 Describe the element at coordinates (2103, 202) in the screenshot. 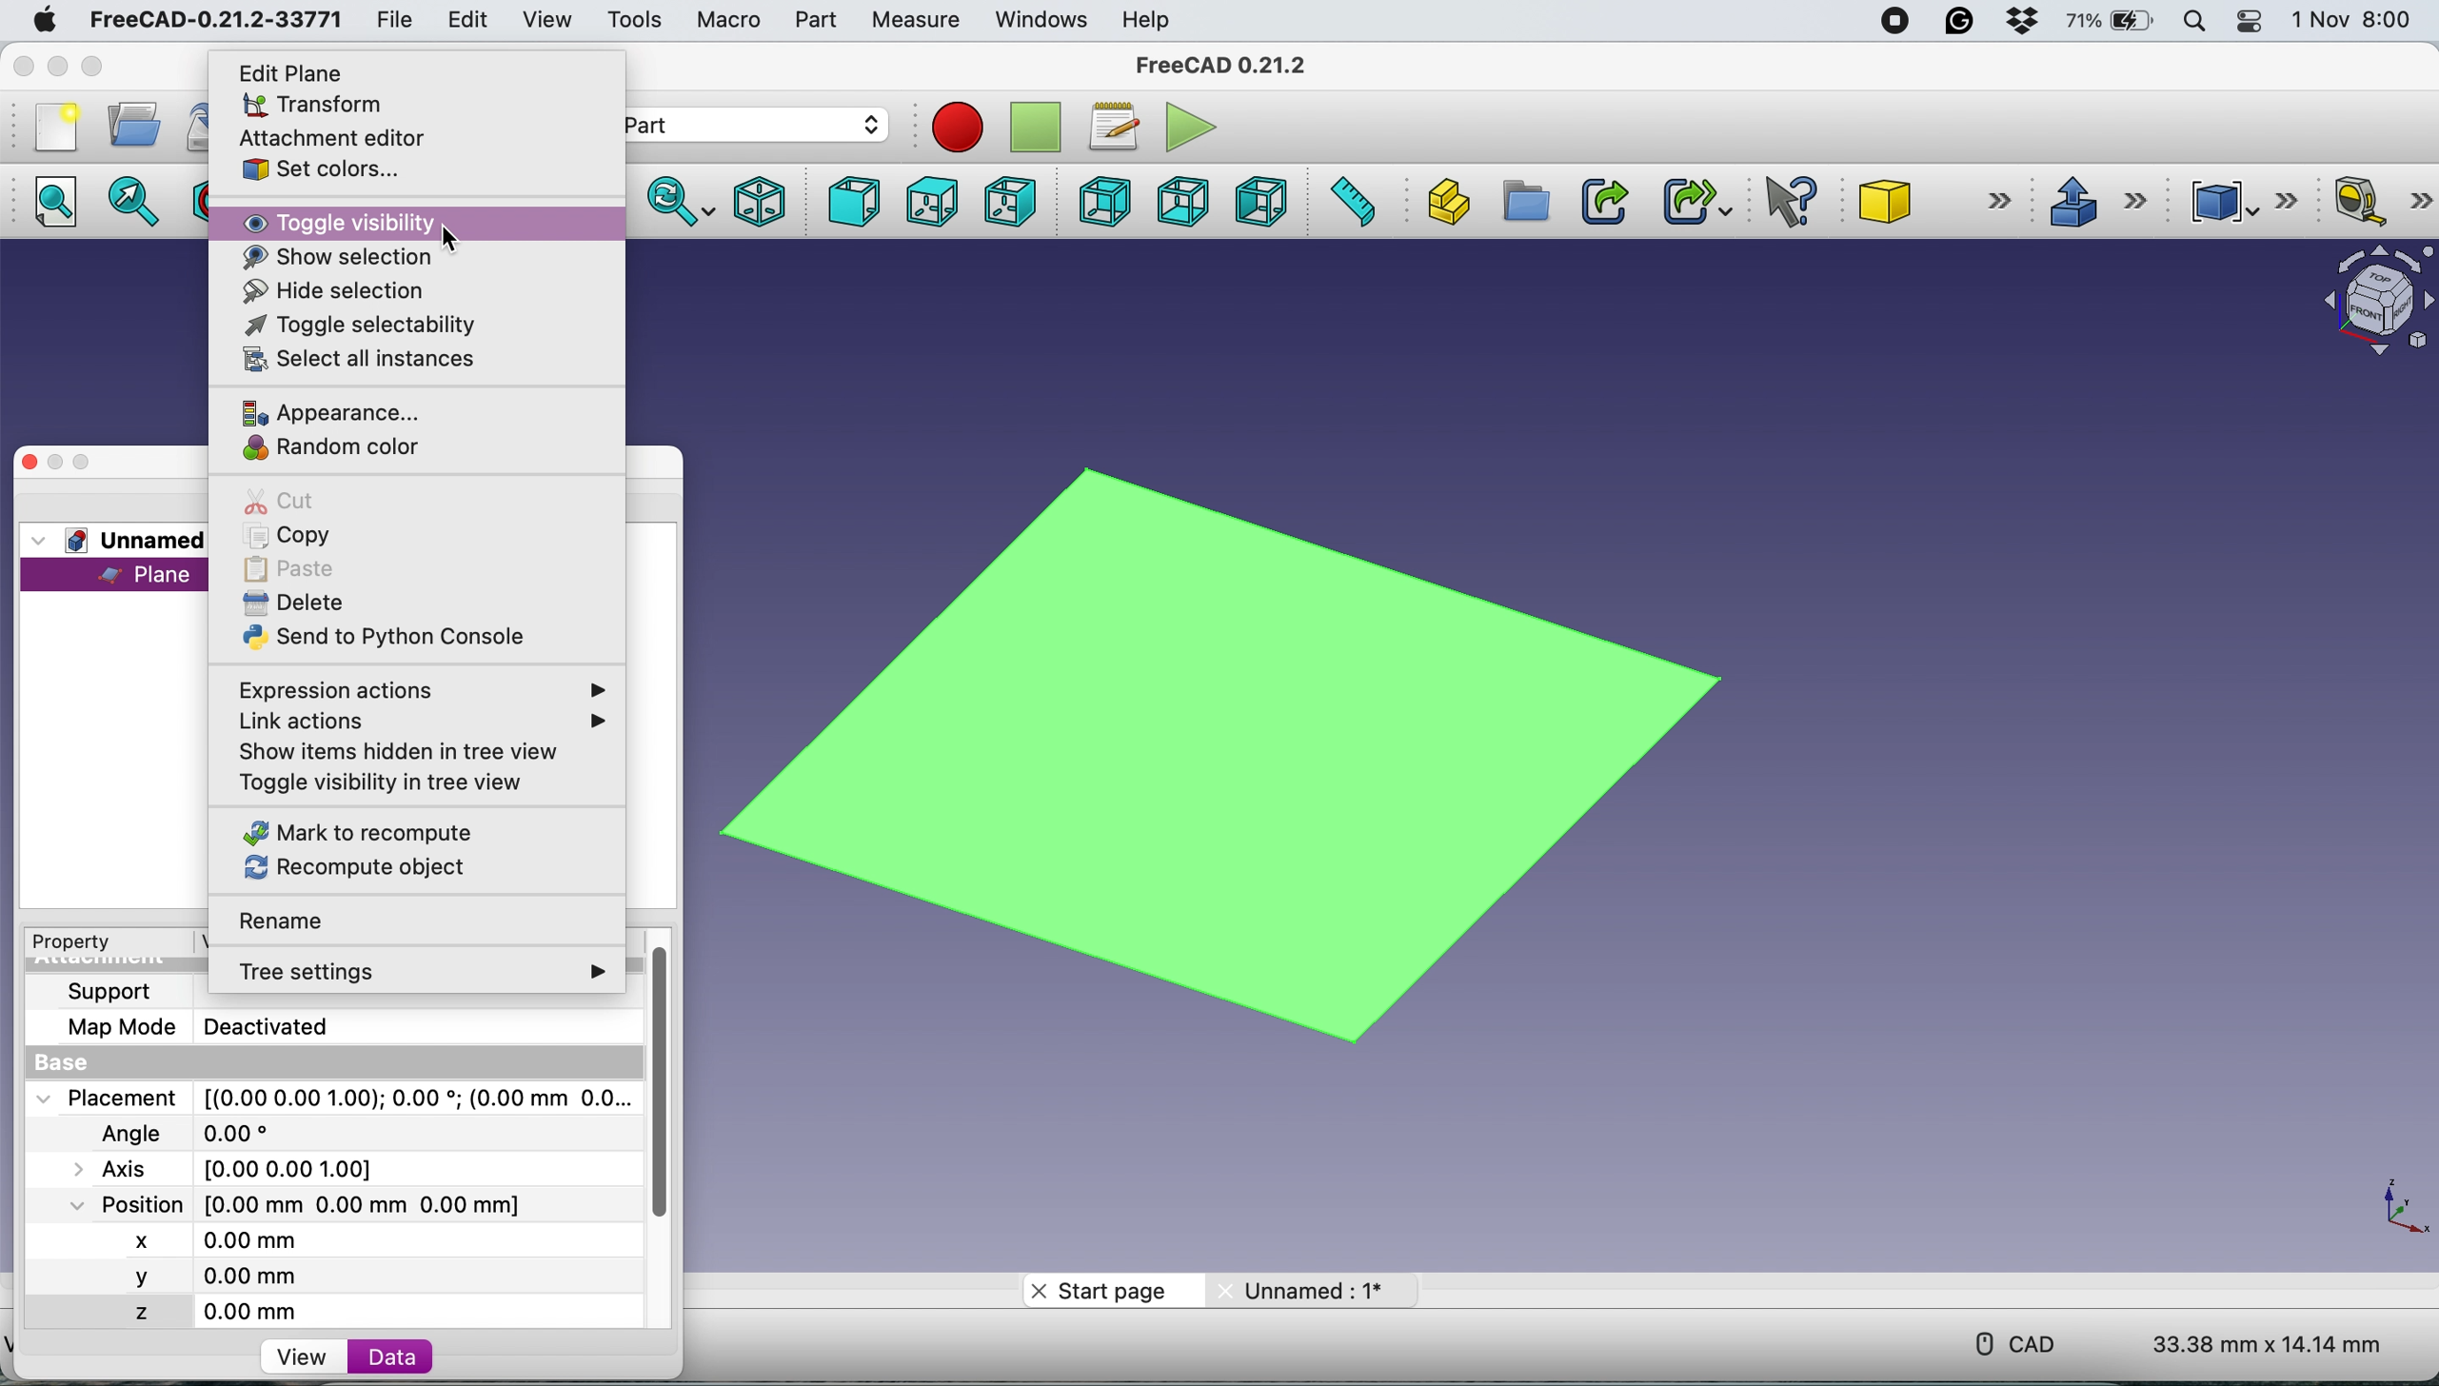

I see `extrude` at that location.